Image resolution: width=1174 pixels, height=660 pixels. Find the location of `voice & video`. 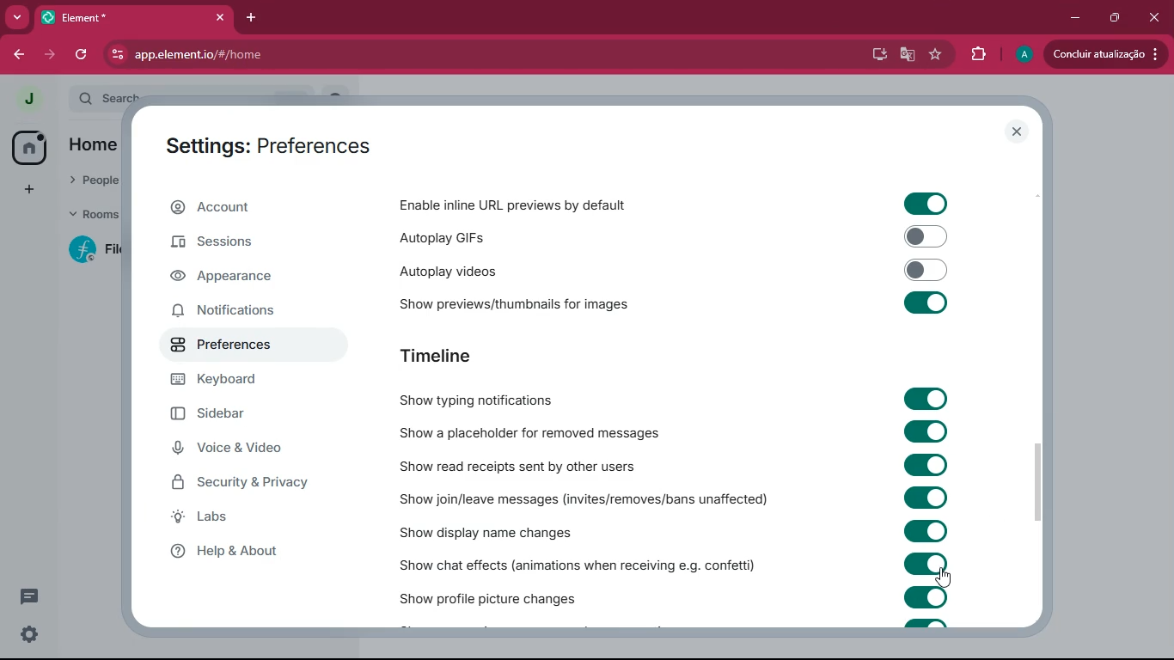

voice & video is located at coordinates (241, 450).